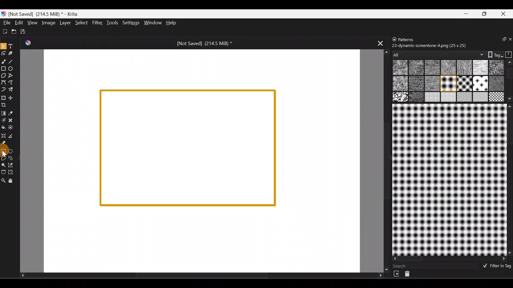 This screenshot has width=513, height=288. Describe the element at coordinates (467, 14) in the screenshot. I see `Minimize` at that location.